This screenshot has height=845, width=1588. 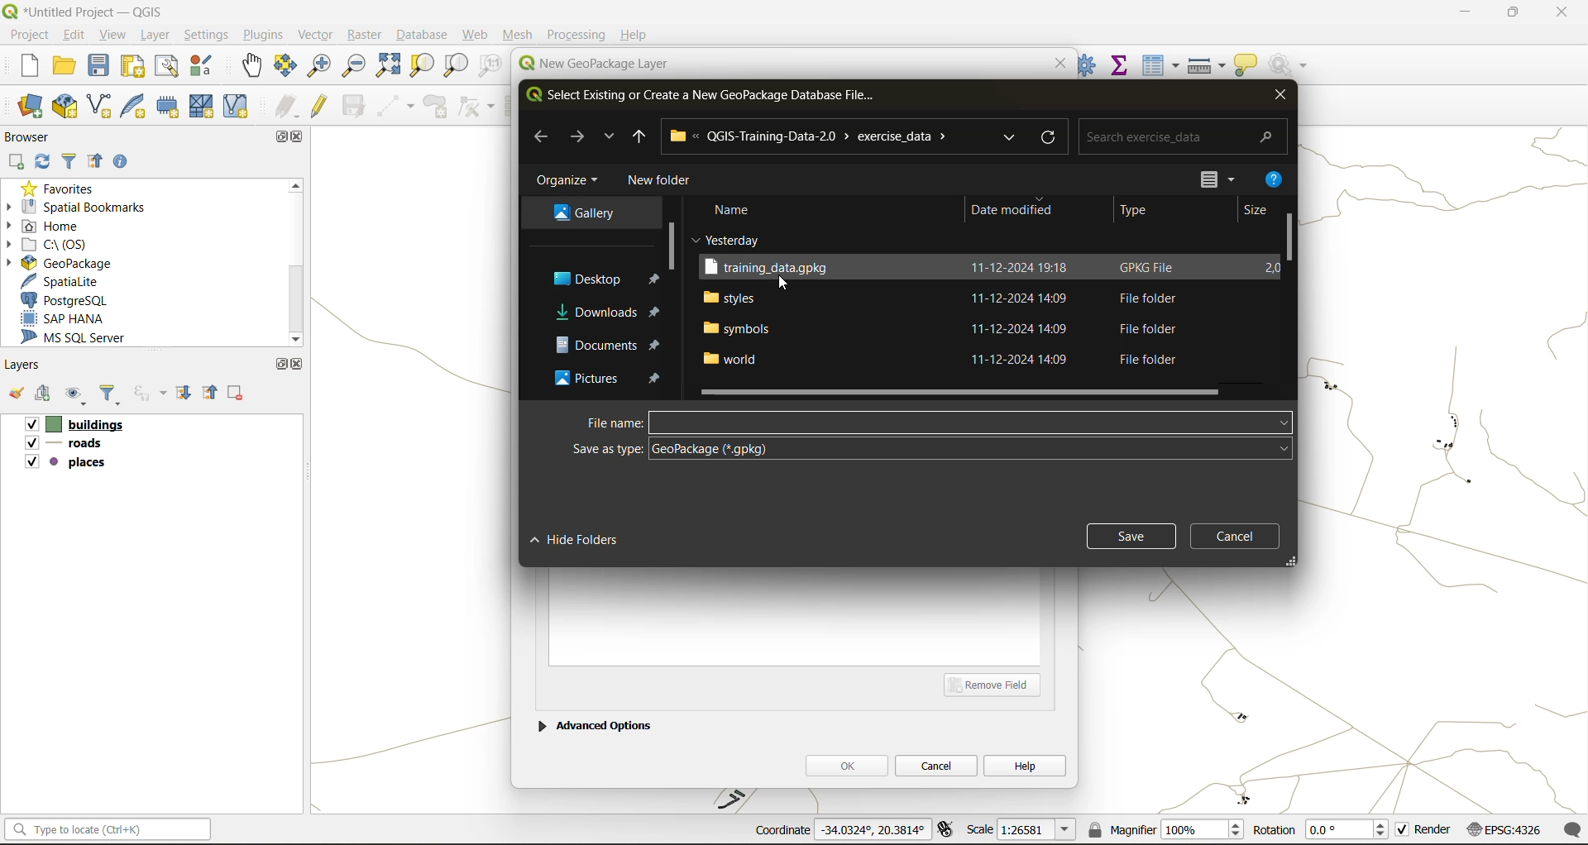 What do you see at coordinates (1088, 64) in the screenshot?
I see `control panel` at bounding box center [1088, 64].